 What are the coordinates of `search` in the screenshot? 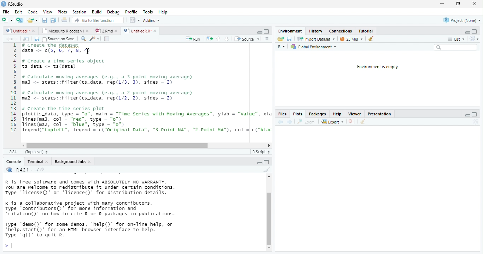 It's located at (82, 39).